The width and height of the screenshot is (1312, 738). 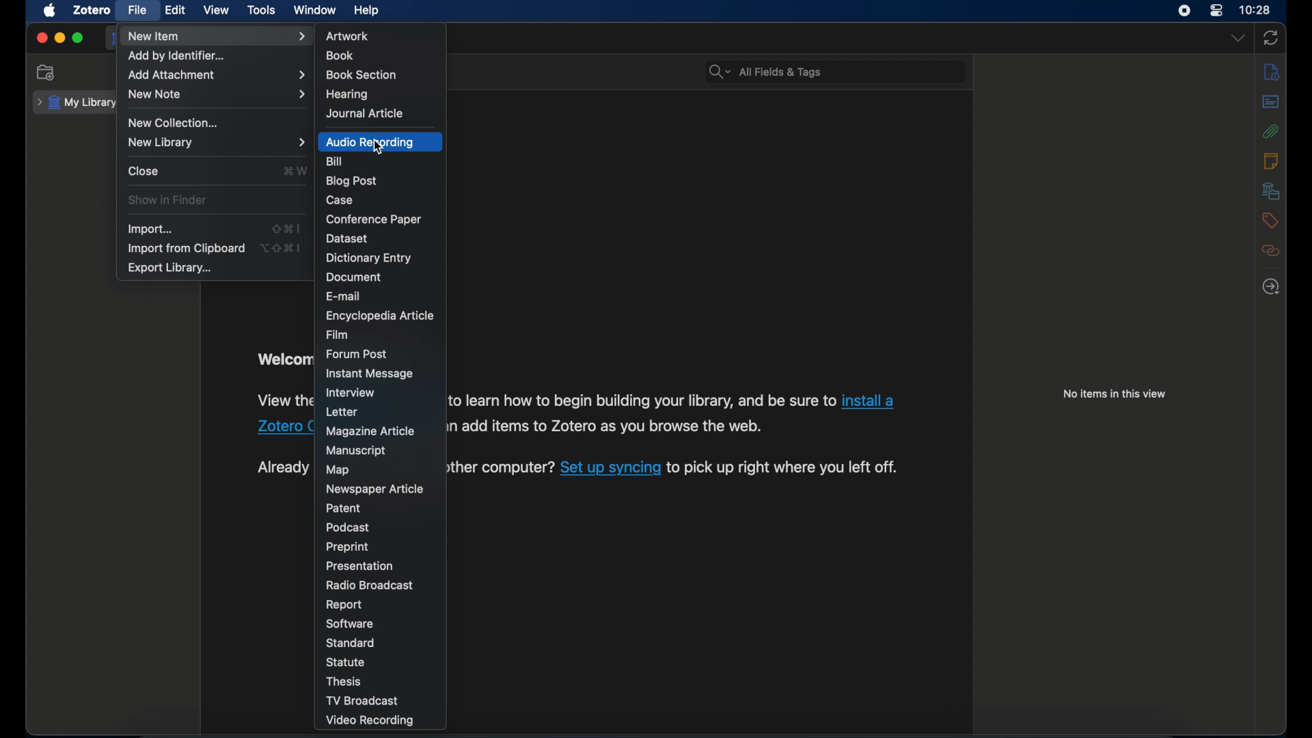 I want to click on tools, so click(x=261, y=10).